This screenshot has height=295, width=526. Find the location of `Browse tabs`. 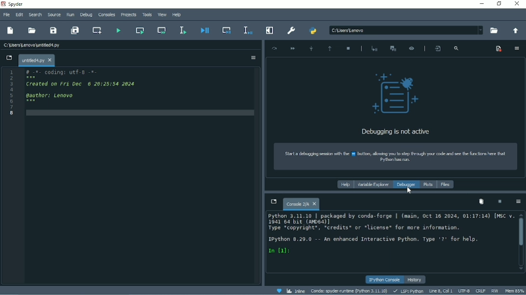

Browse tabs is located at coordinates (273, 202).